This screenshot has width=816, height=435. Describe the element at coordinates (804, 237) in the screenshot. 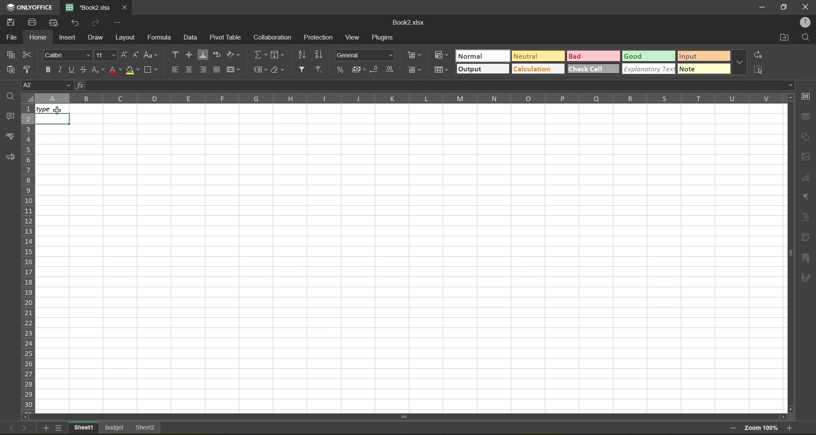

I see `pivot table` at that location.